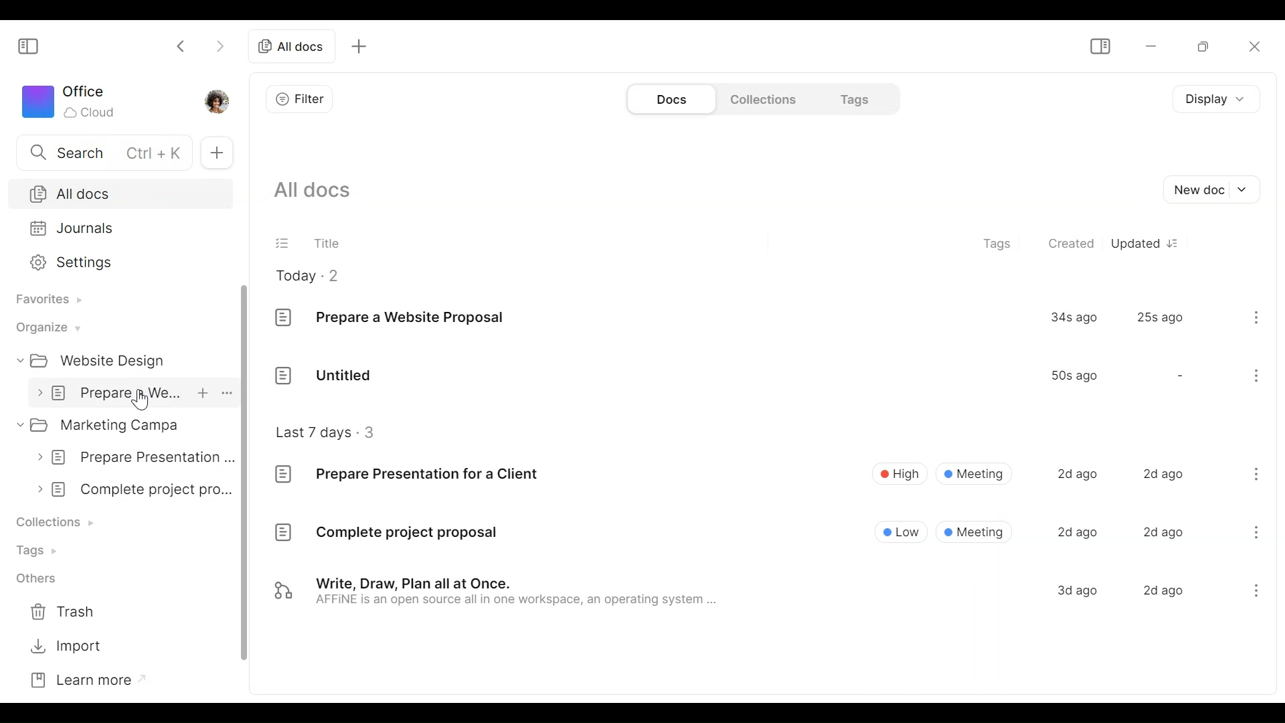  I want to click on Learn more, so click(79, 681).